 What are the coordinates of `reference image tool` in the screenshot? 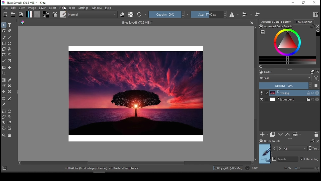 It's located at (4, 104).